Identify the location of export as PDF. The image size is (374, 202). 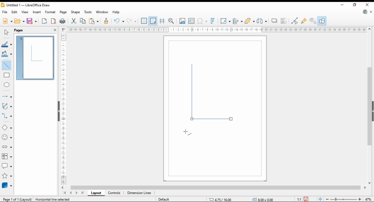
(53, 21).